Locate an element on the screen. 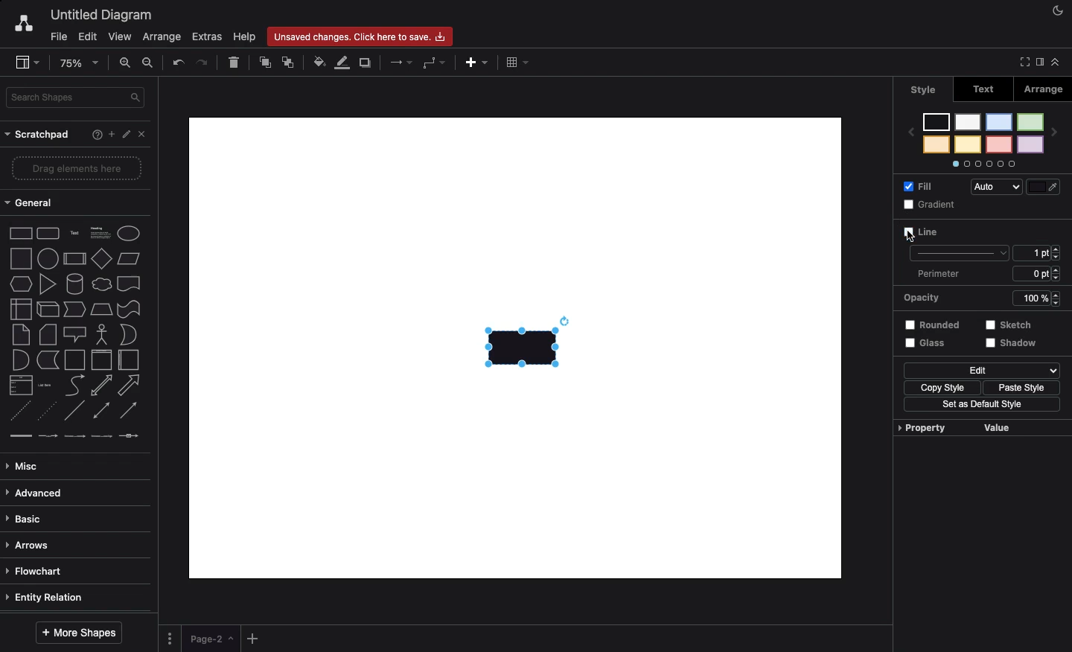 The image size is (1072, 652). line is located at coordinates (957, 251).